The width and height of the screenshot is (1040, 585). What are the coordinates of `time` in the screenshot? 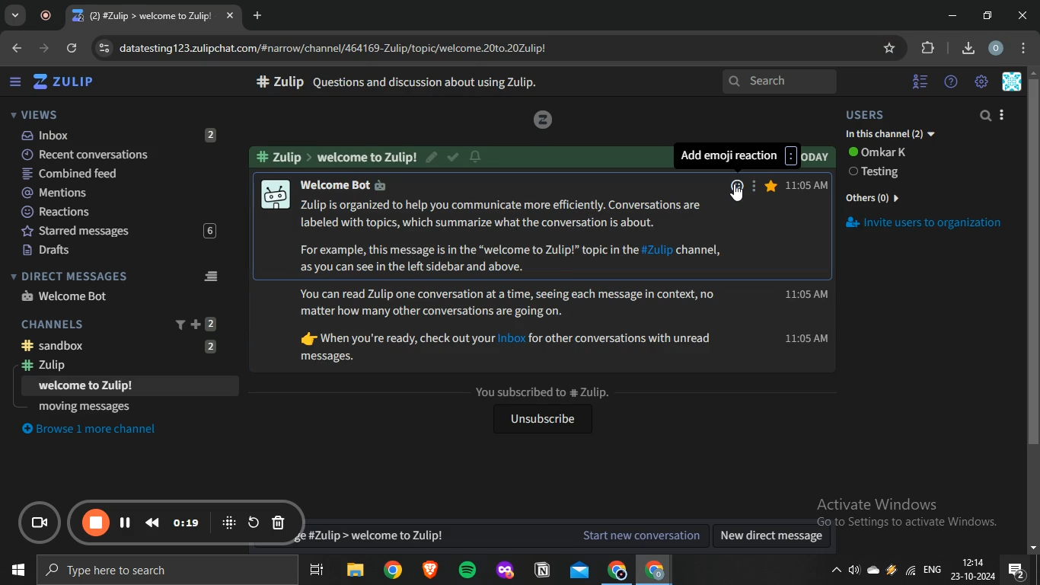 It's located at (806, 273).